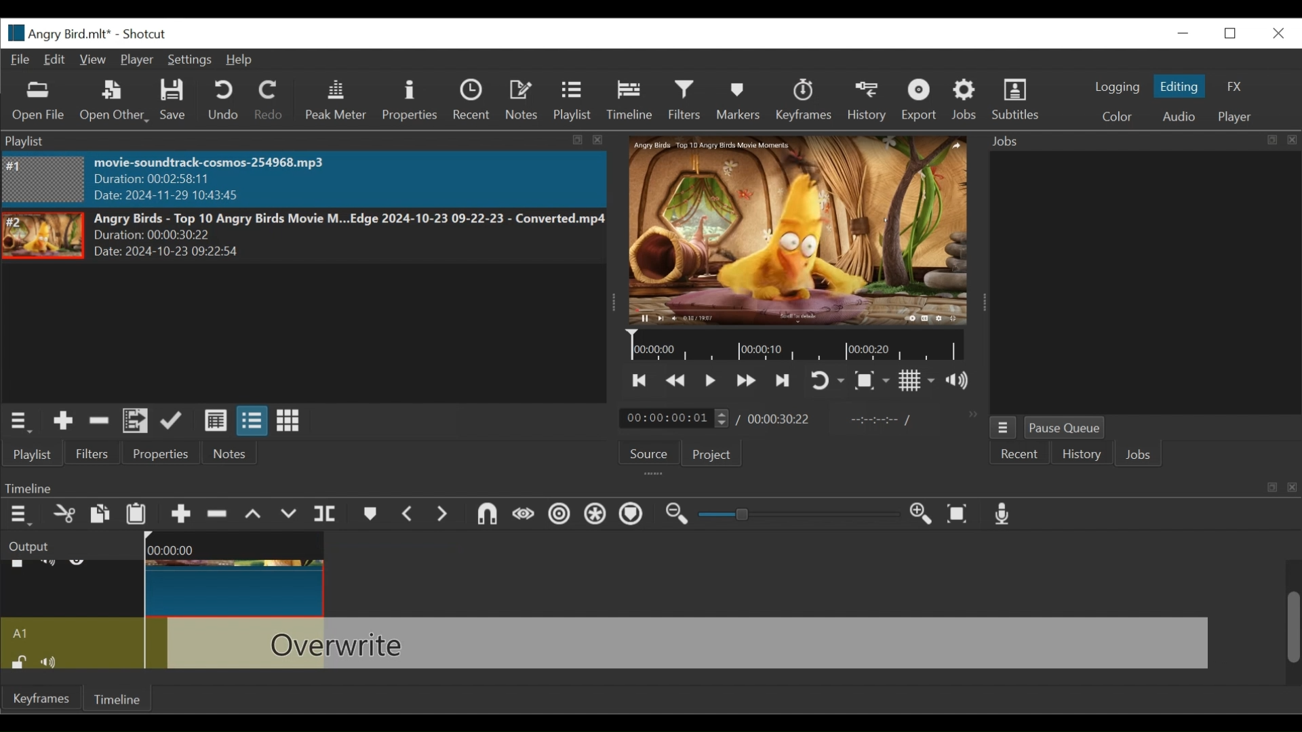 This screenshot has height=732, width=1302. Describe the element at coordinates (288, 421) in the screenshot. I see `View as icons` at that location.